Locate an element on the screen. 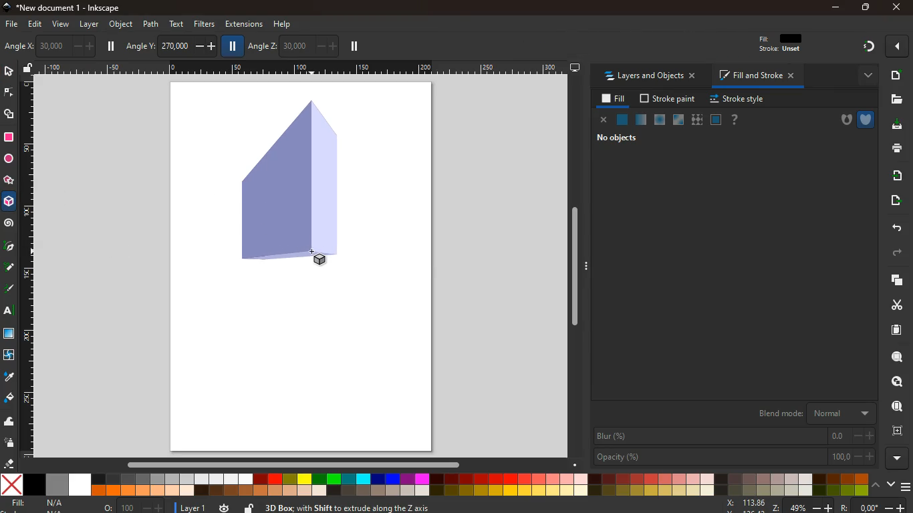 This screenshot has height=513, width=913. close is located at coordinates (895, 8).